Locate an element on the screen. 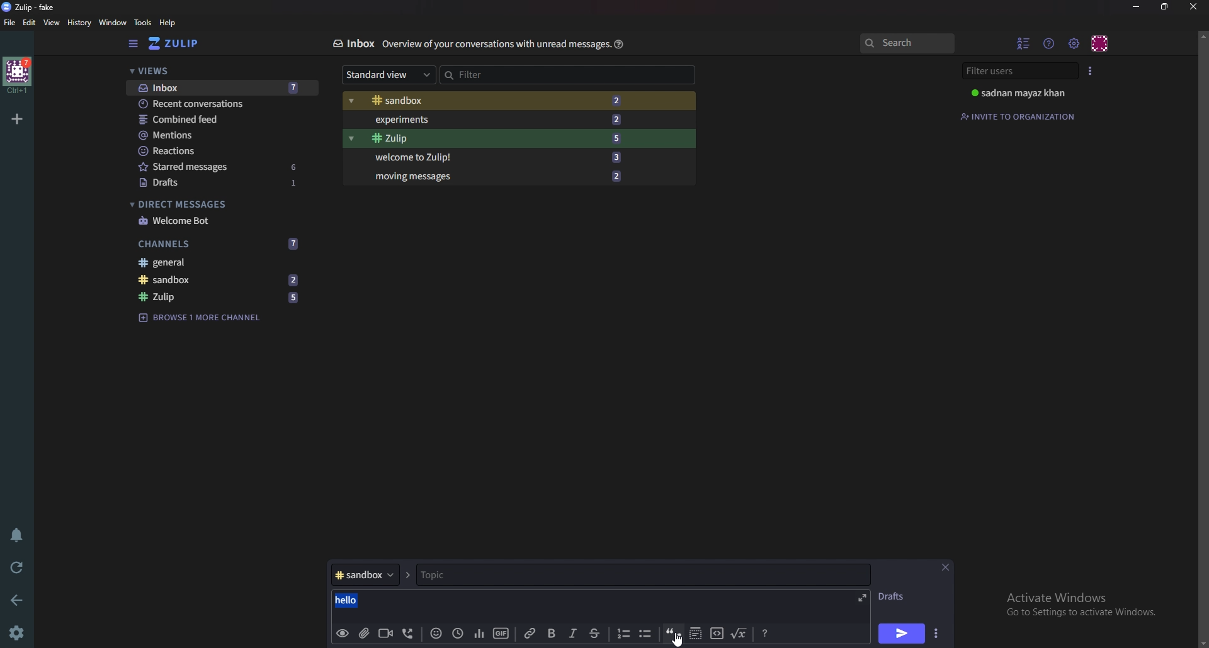 This screenshot has height=648, width=1209. # General is located at coordinates (222, 262).